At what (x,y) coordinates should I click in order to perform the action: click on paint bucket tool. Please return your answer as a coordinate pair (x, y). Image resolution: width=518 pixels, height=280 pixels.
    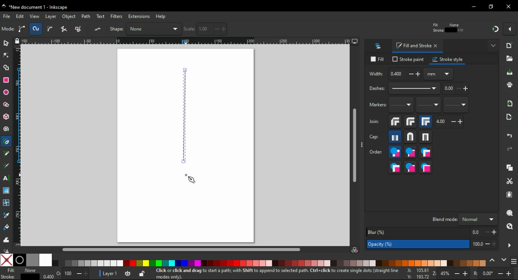
    Looking at the image, I should click on (8, 227).